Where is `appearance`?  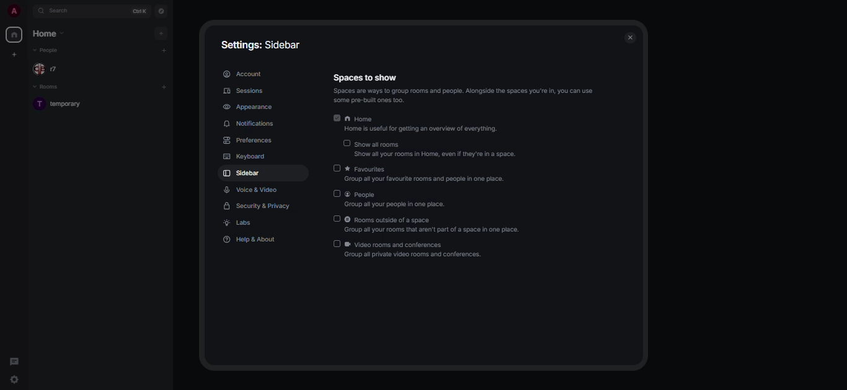
appearance is located at coordinates (250, 106).